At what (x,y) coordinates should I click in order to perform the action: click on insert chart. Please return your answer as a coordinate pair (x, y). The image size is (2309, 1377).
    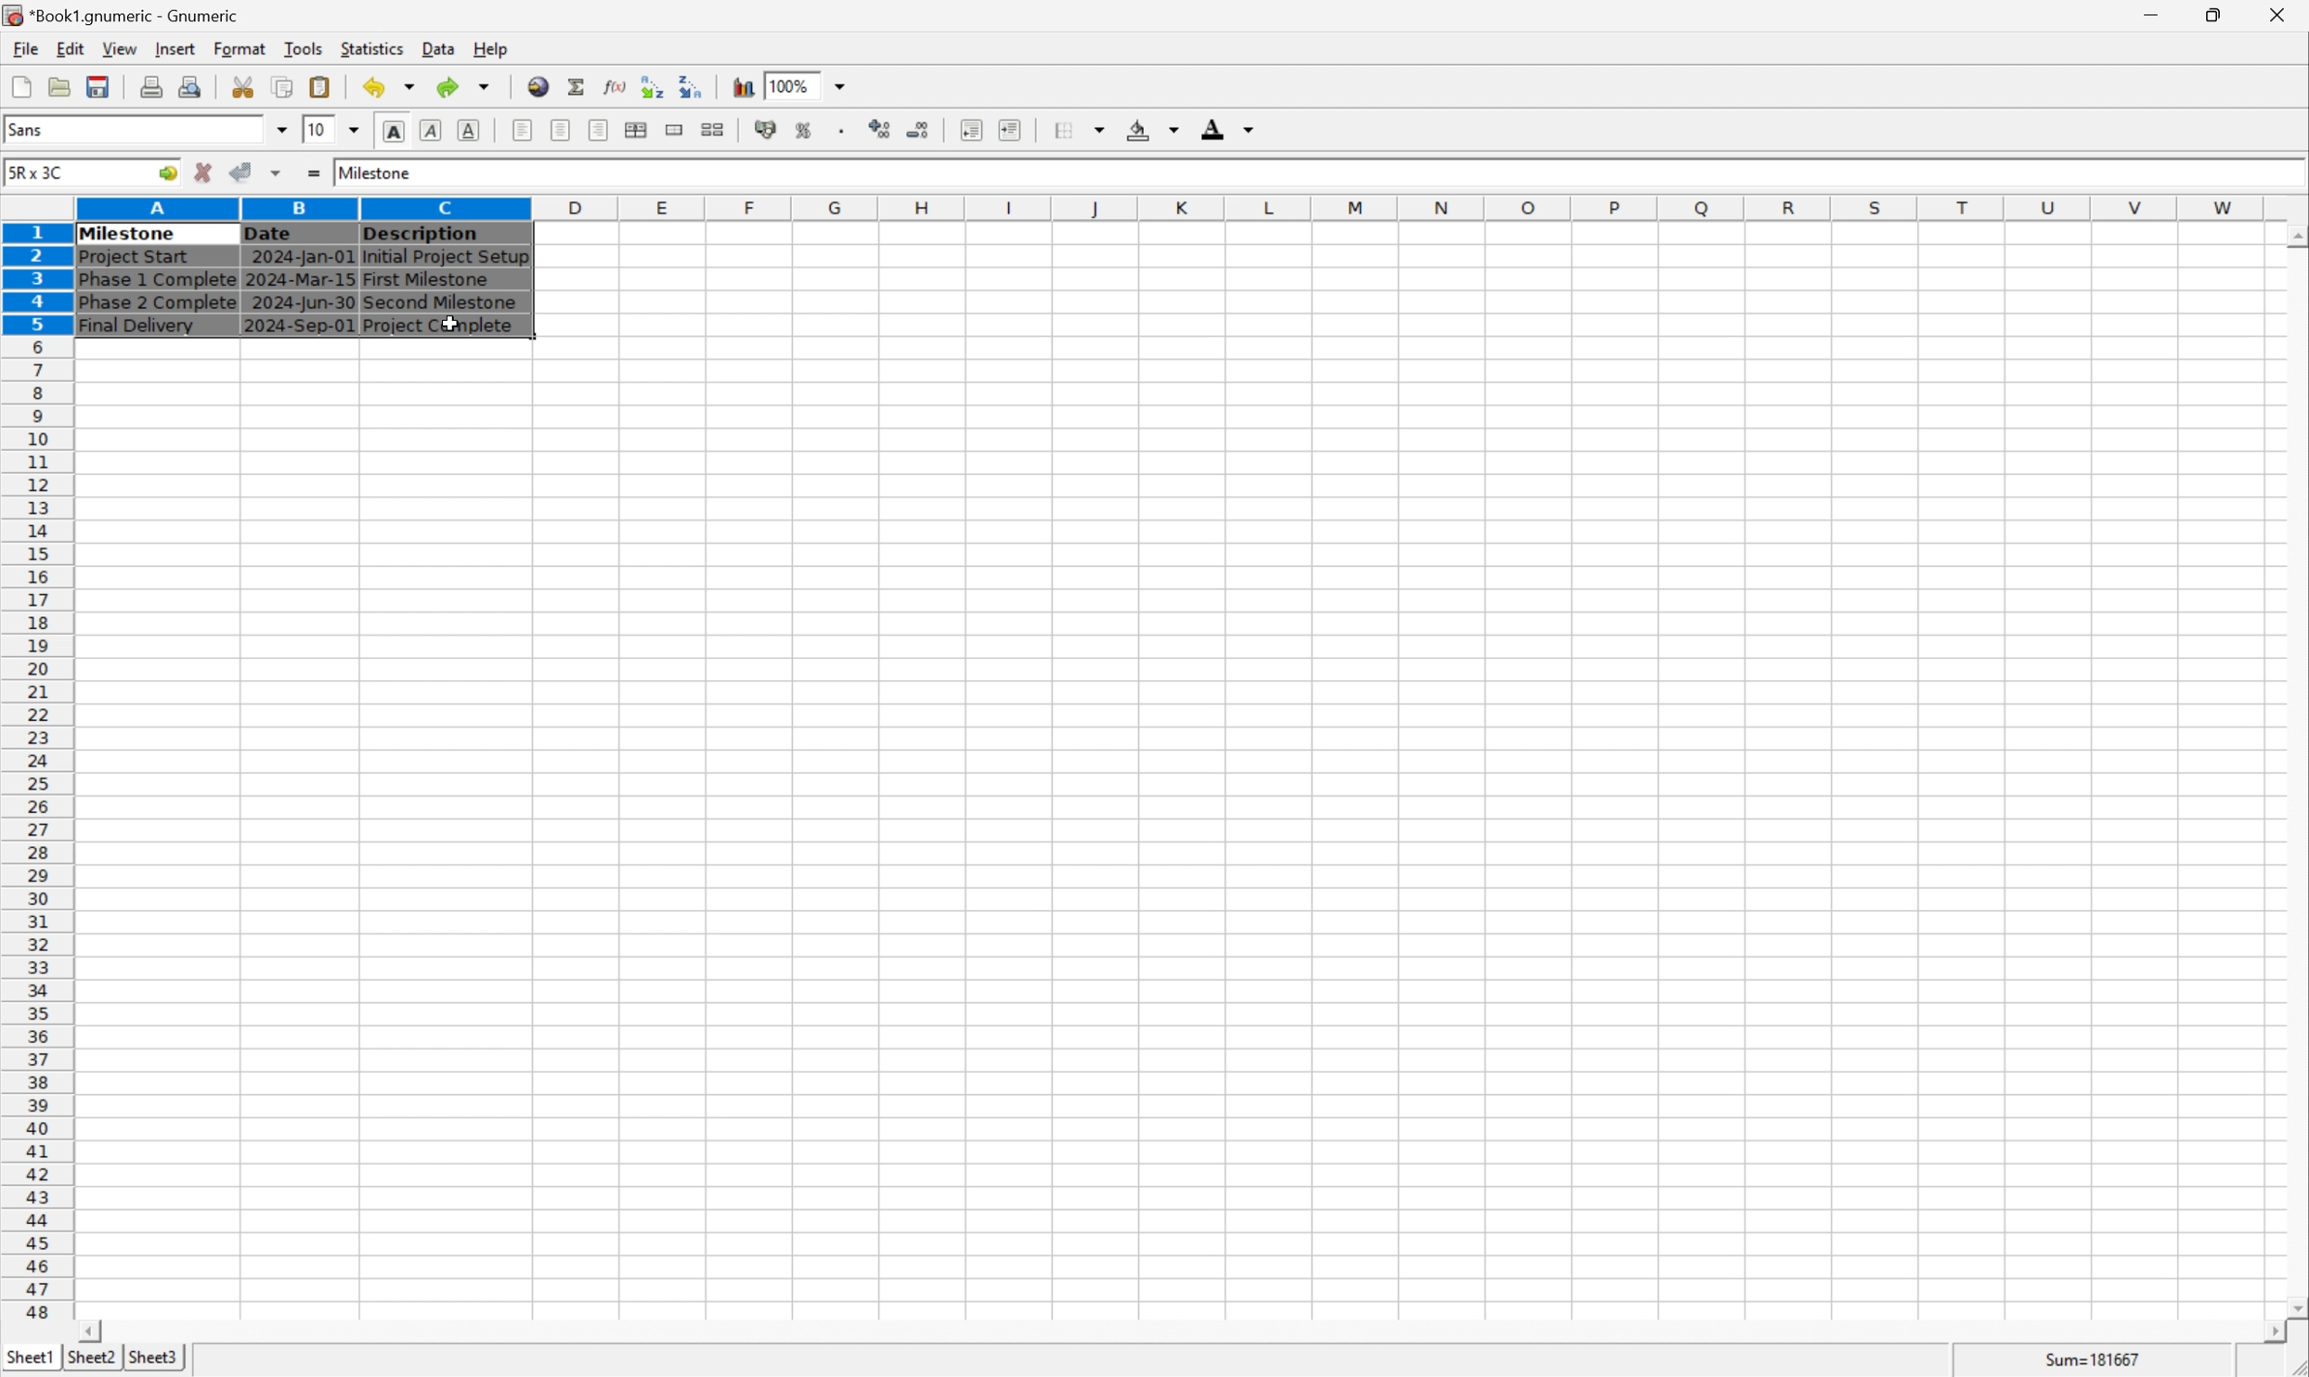
    Looking at the image, I should click on (742, 87).